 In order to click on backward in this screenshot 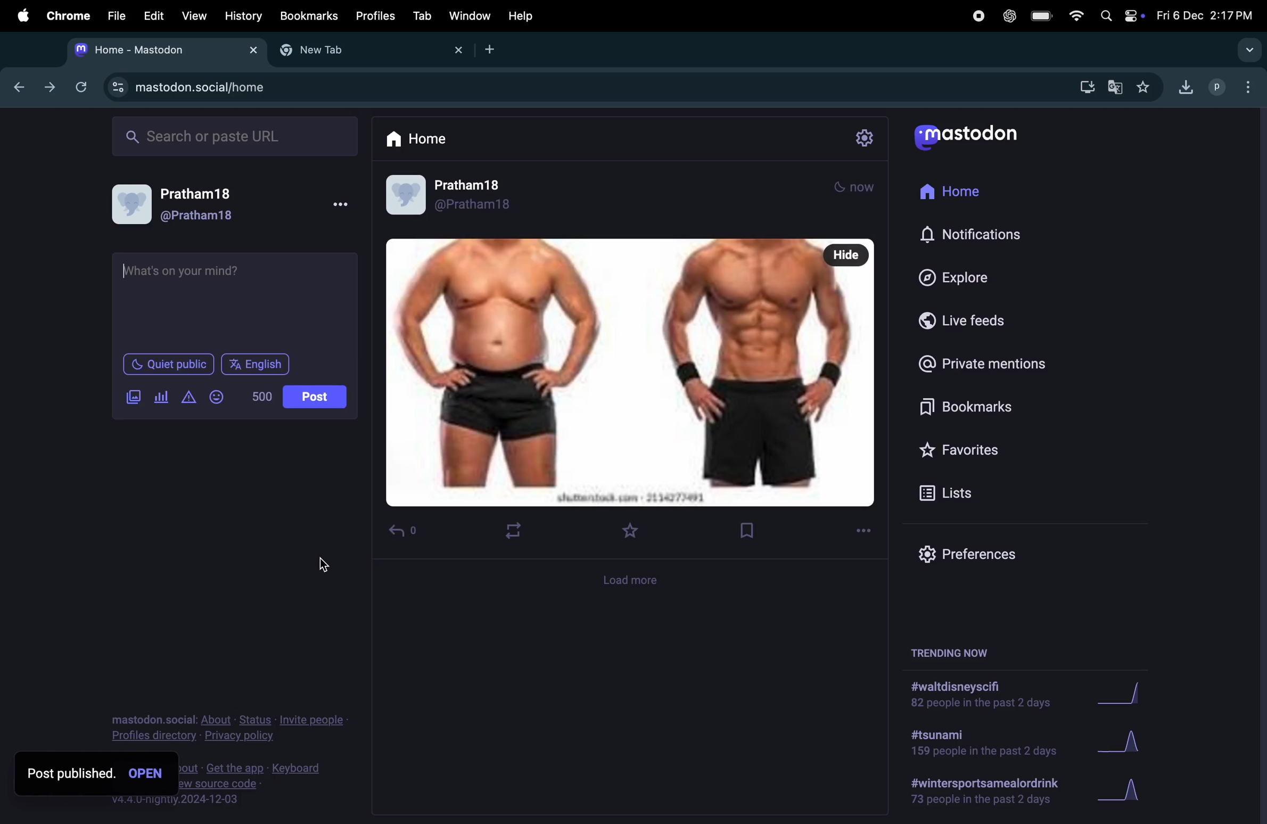, I will do `click(24, 89)`.